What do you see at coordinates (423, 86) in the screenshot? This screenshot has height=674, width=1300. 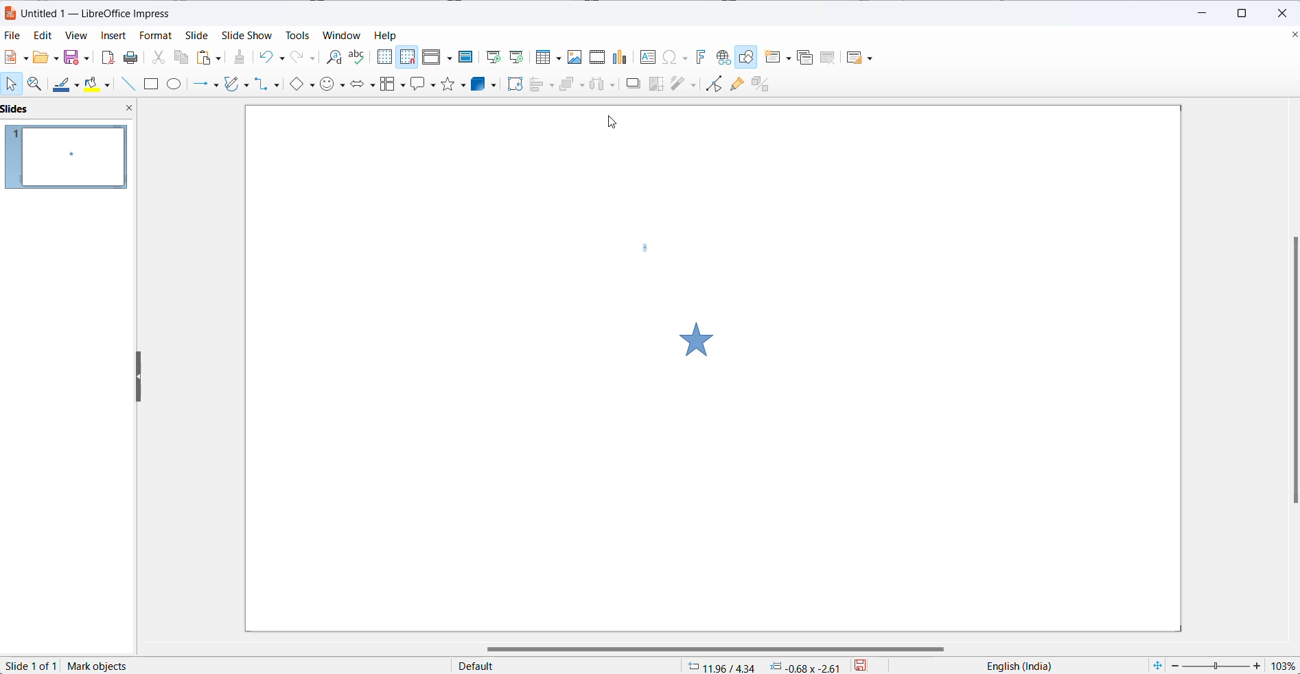 I see `callout shapes` at bounding box center [423, 86].